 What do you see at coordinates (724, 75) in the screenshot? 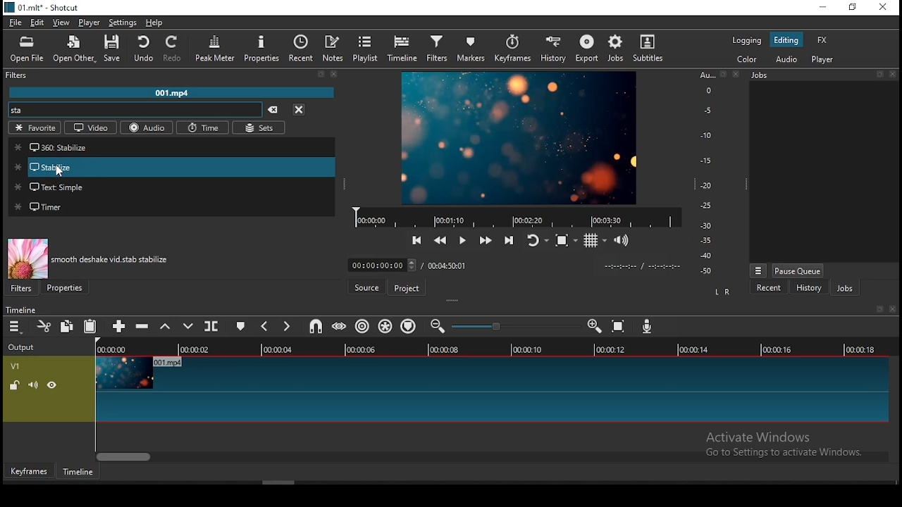
I see `fullscreen` at bounding box center [724, 75].